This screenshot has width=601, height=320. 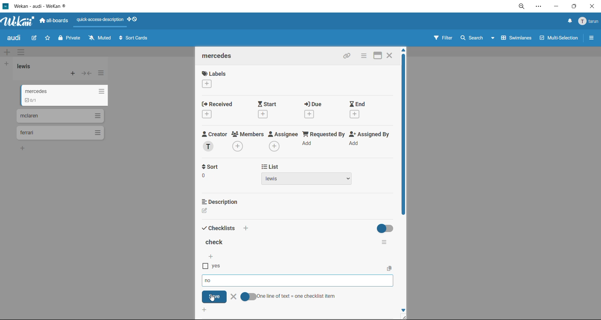 I want to click on checklists, so click(x=219, y=227).